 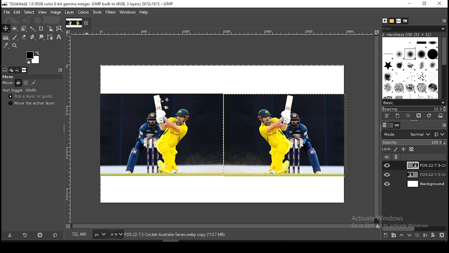 What do you see at coordinates (69, 129) in the screenshot?
I see `scale` at bounding box center [69, 129].